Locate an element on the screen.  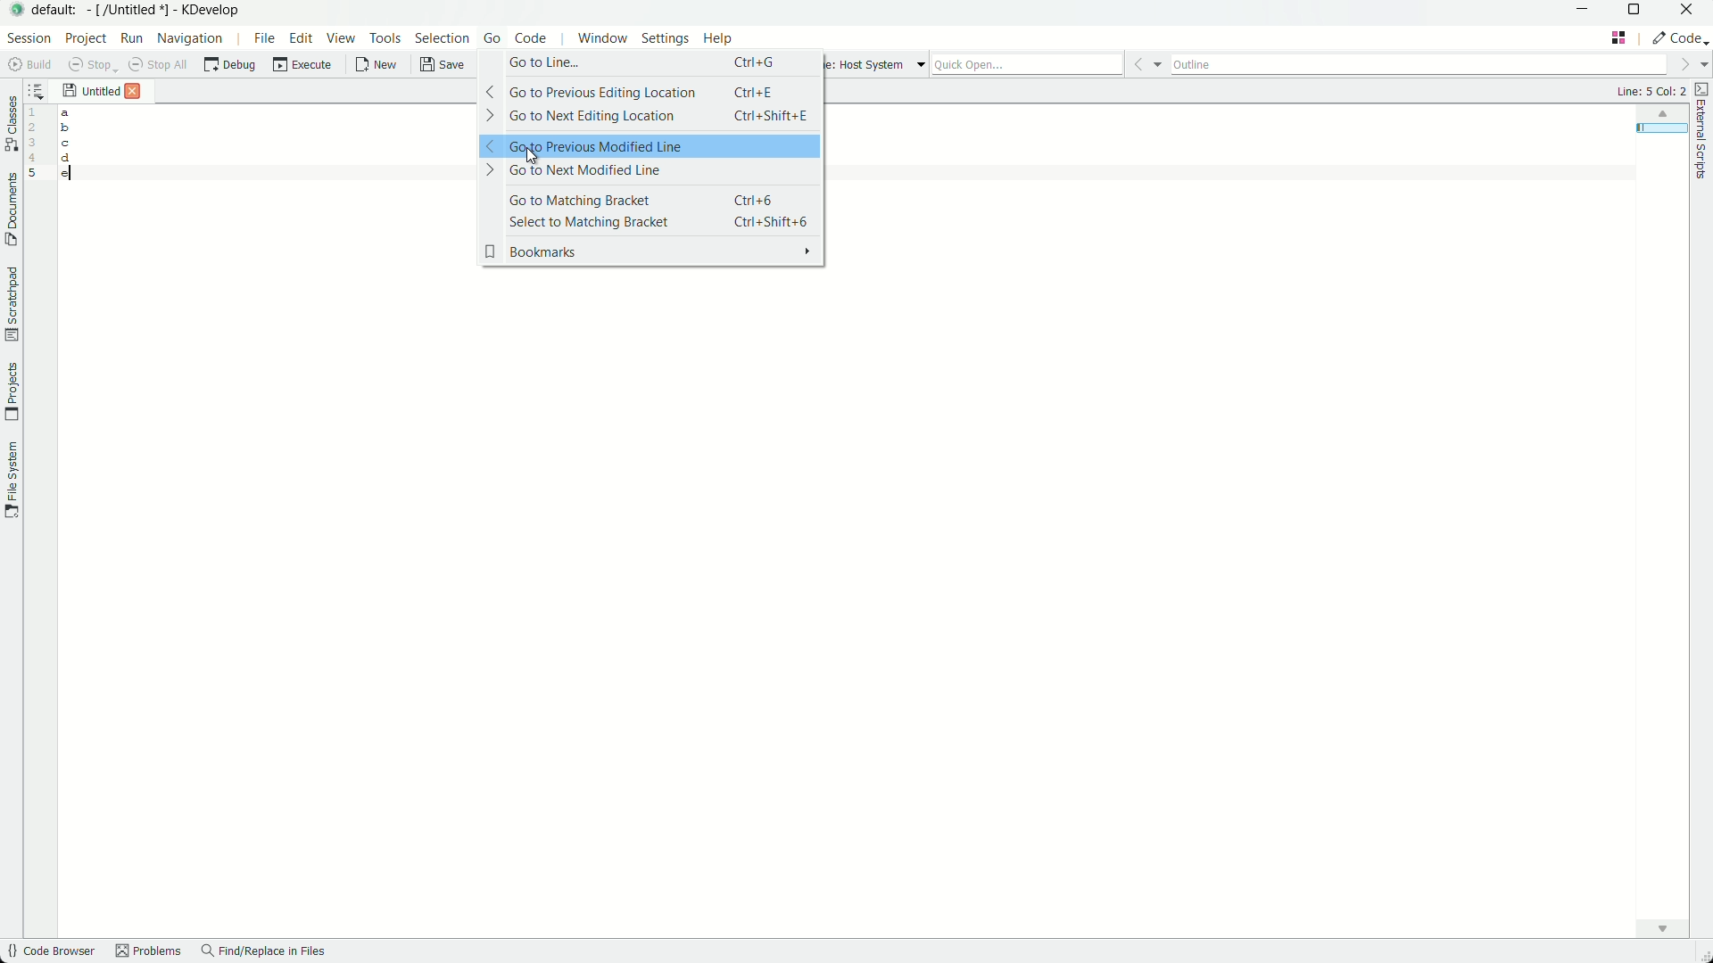
code browser is located at coordinates (50, 952).